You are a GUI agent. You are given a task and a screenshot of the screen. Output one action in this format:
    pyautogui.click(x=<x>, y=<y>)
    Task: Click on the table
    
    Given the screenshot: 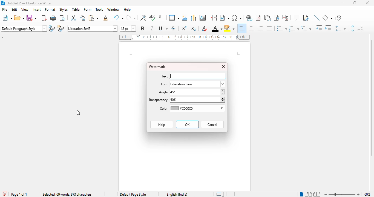 What is the action you would take?
    pyautogui.click(x=174, y=18)
    